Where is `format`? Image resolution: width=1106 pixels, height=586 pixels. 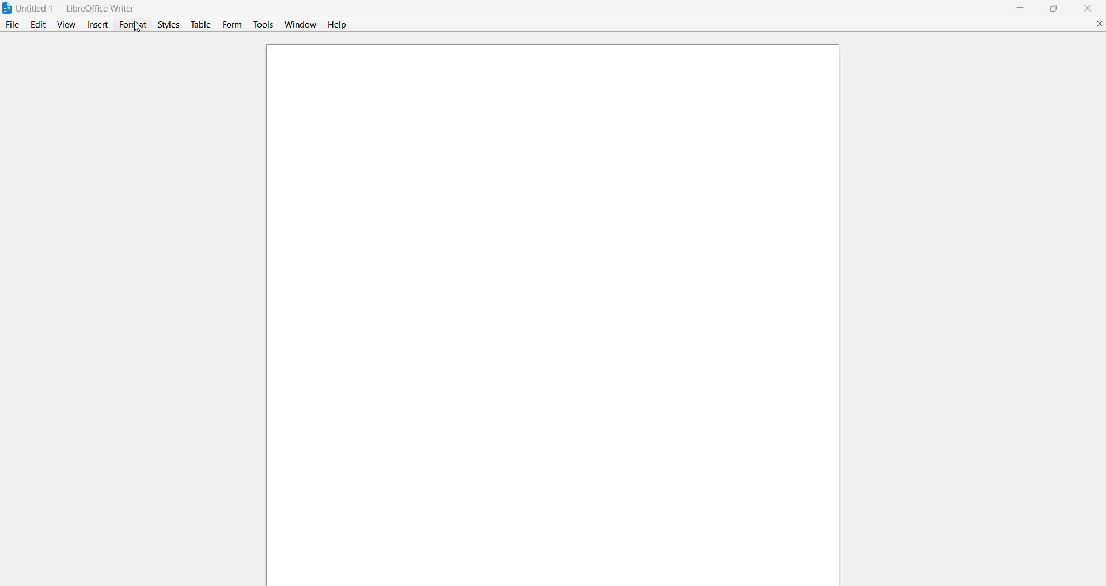
format is located at coordinates (130, 24).